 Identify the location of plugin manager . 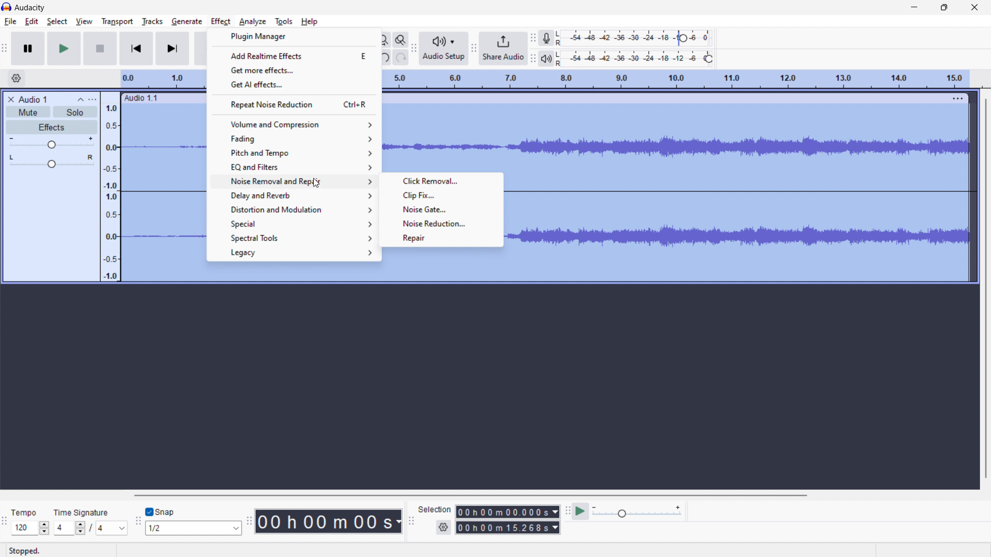
(294, 37).